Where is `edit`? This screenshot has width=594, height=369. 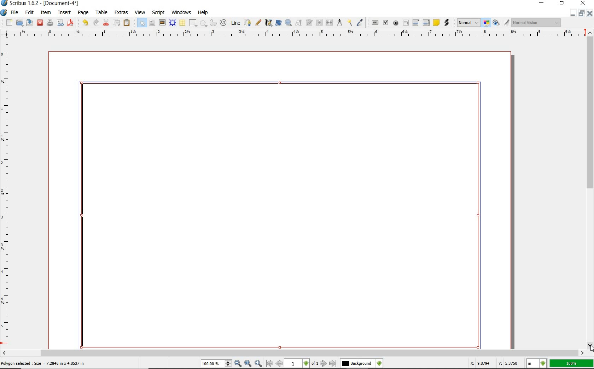
edit is located at coordinates (30, 12).